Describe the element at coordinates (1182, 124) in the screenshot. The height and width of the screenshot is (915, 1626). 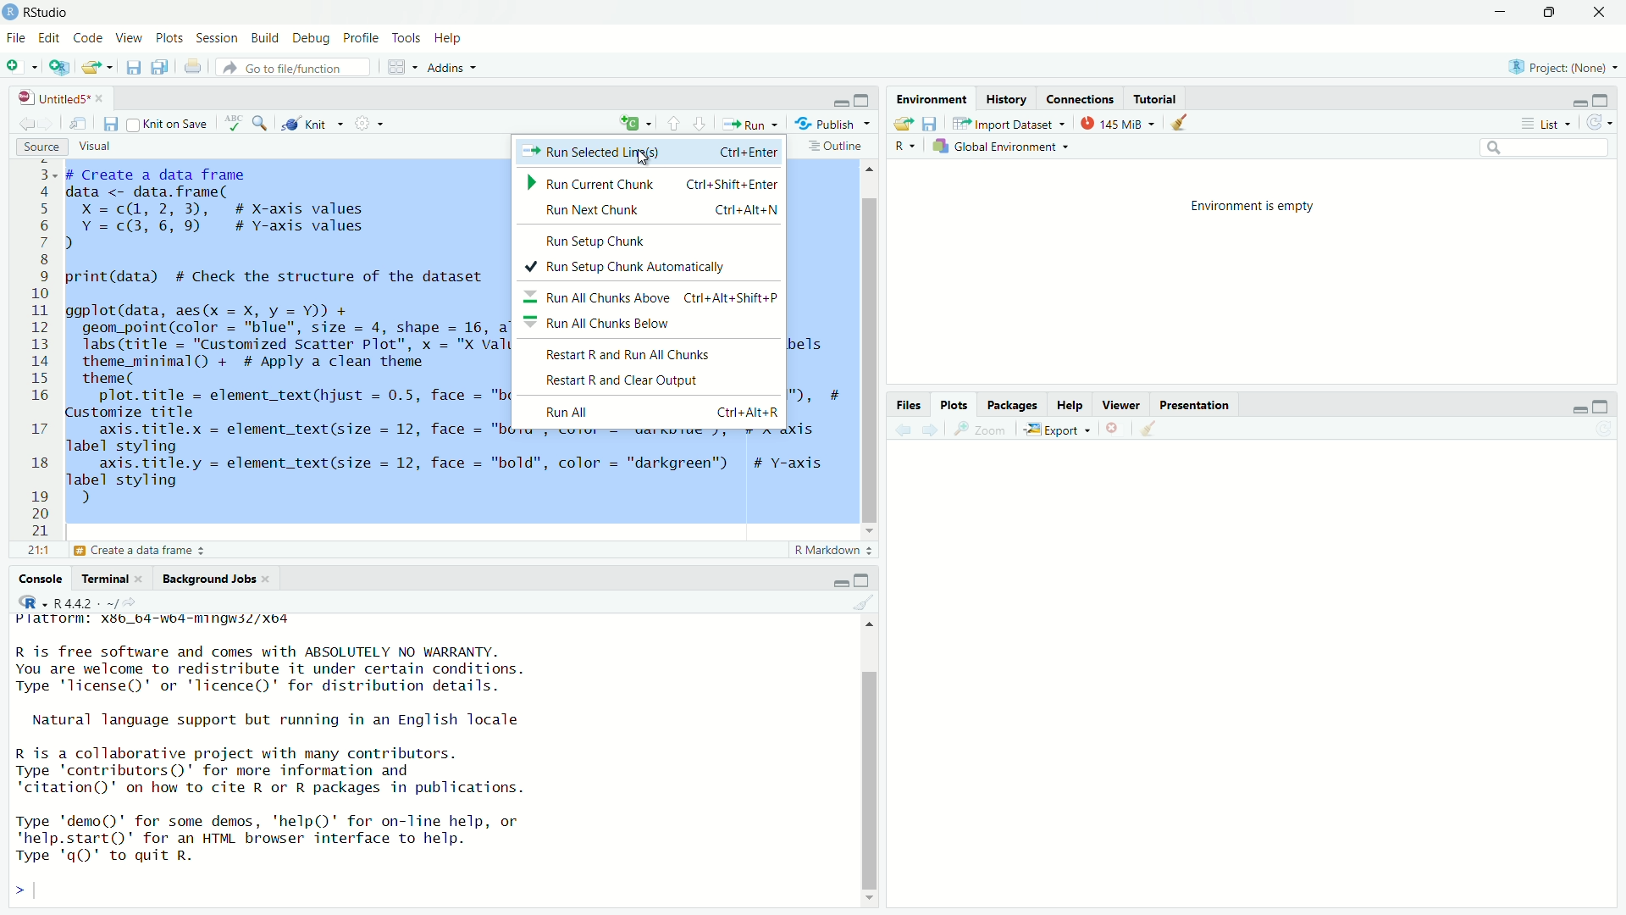
I see `Clear console` at that location.